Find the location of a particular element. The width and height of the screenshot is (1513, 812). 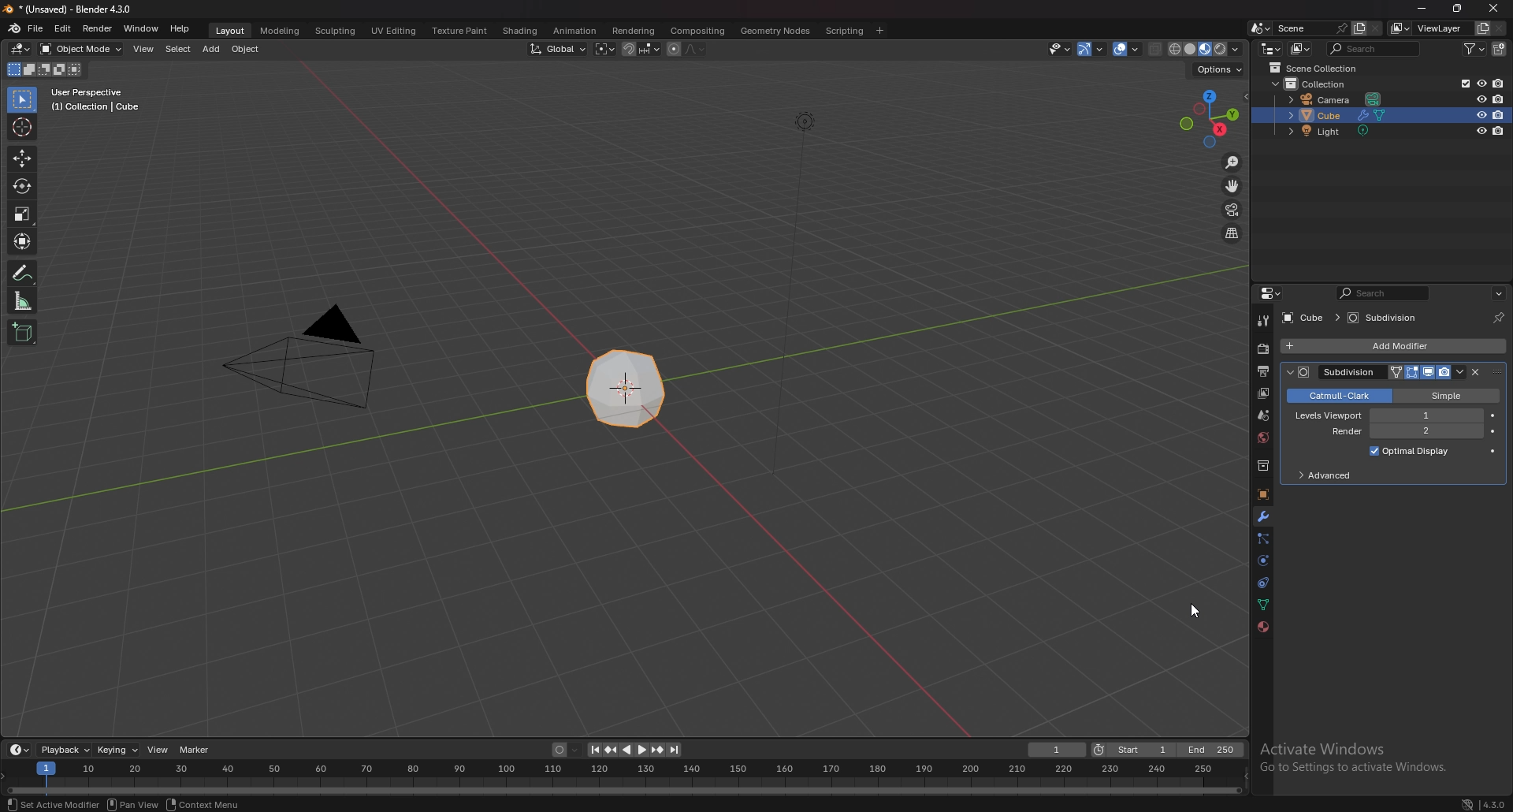

render is located at coordinates (1400, 431).